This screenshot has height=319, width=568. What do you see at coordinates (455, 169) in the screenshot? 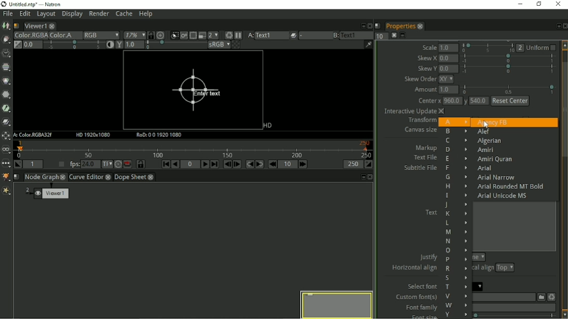
I see `F` at bounding box center [455, 169].